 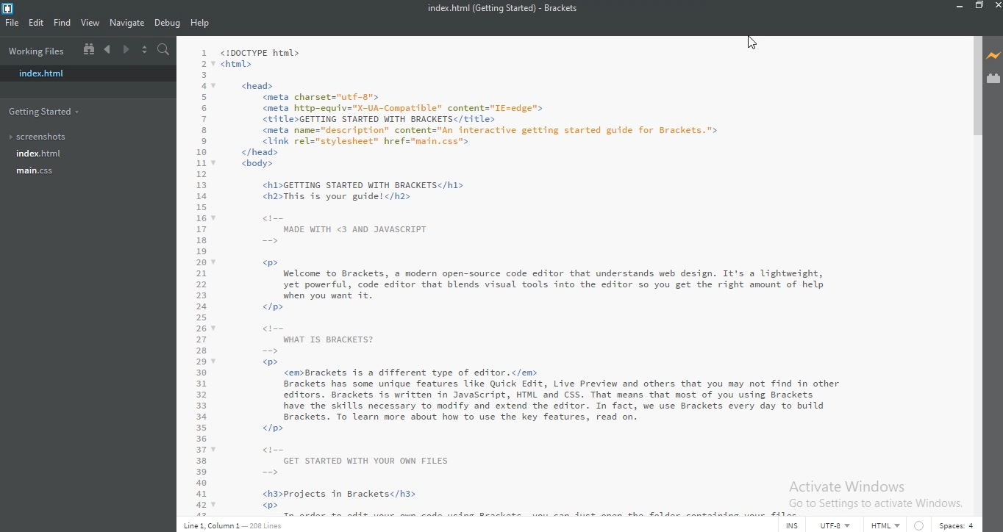 What do you see at coordinates (835, 526) in the screenshot?
I see `UTF-8` at bounding box center [835, 526].